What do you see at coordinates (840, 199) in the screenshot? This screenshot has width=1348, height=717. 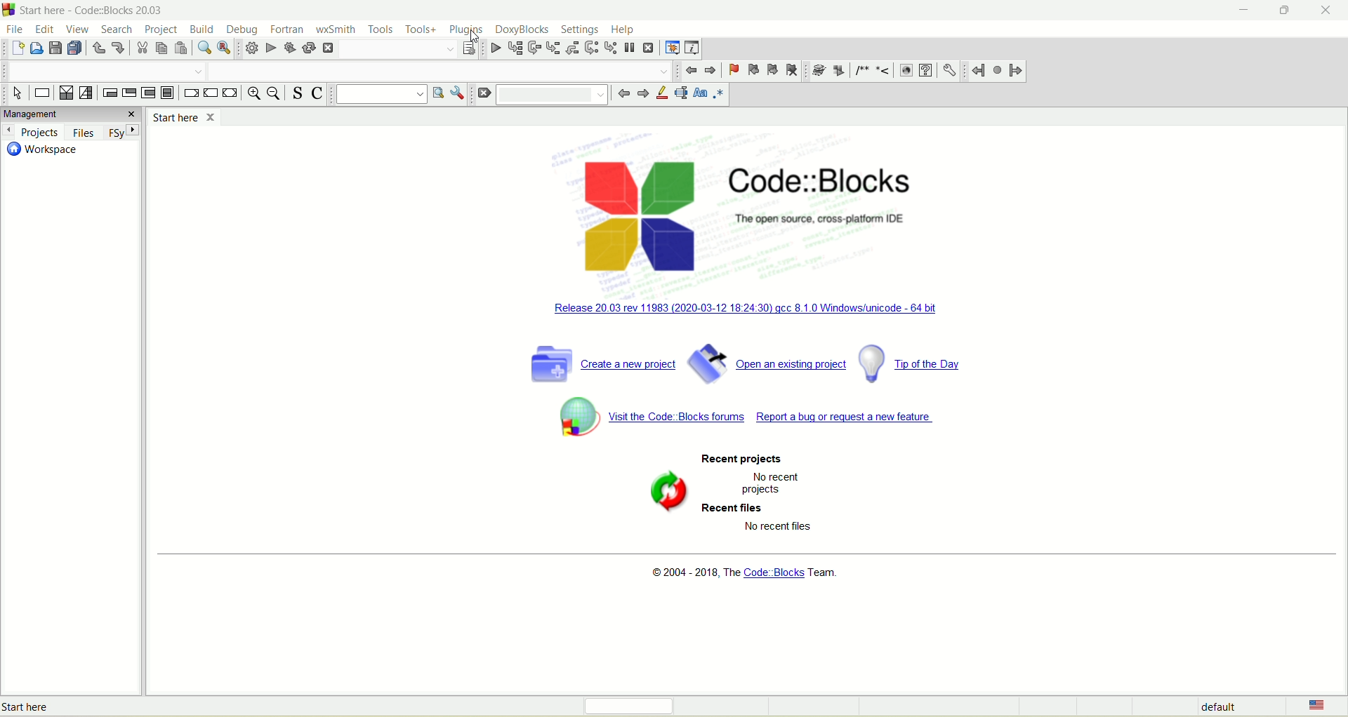 I see `code::block` at bounding box center [840, 199].